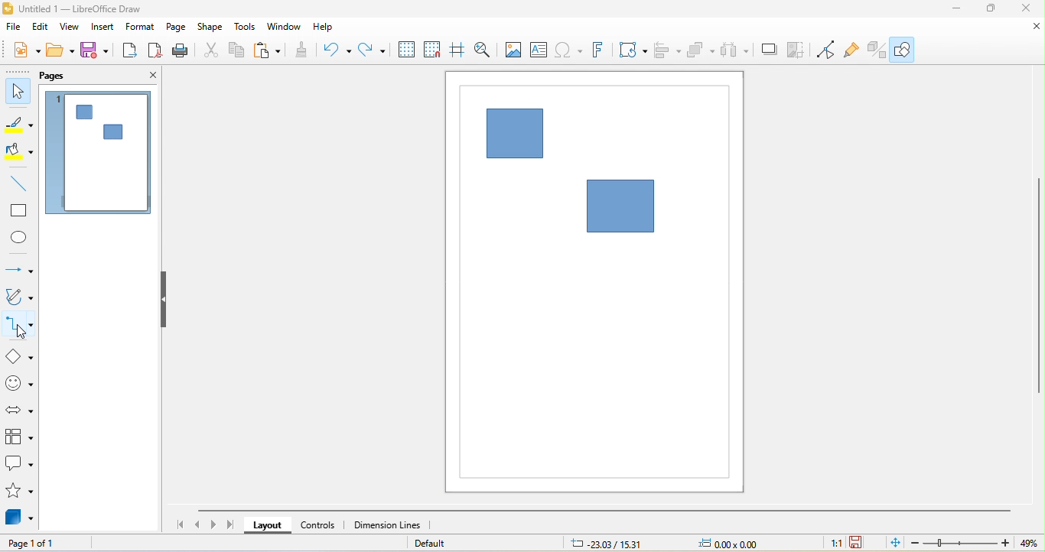 This screenshot has width=1045, height=552. Describe the element at coordinates (163, 300) in the screenshot. I see `hide` at that location.